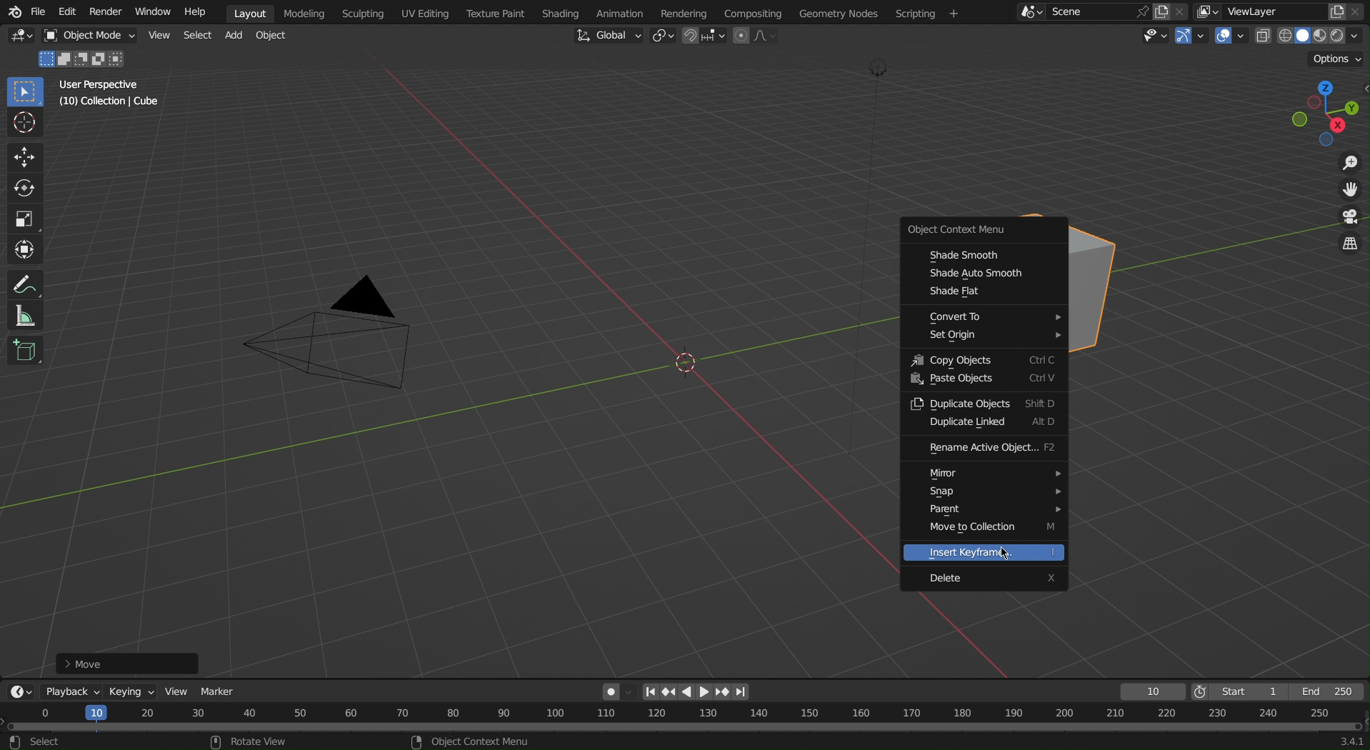 This screenshot has height=750, width=1370. I want to click on Insert Keyframe, so click(984, 553).